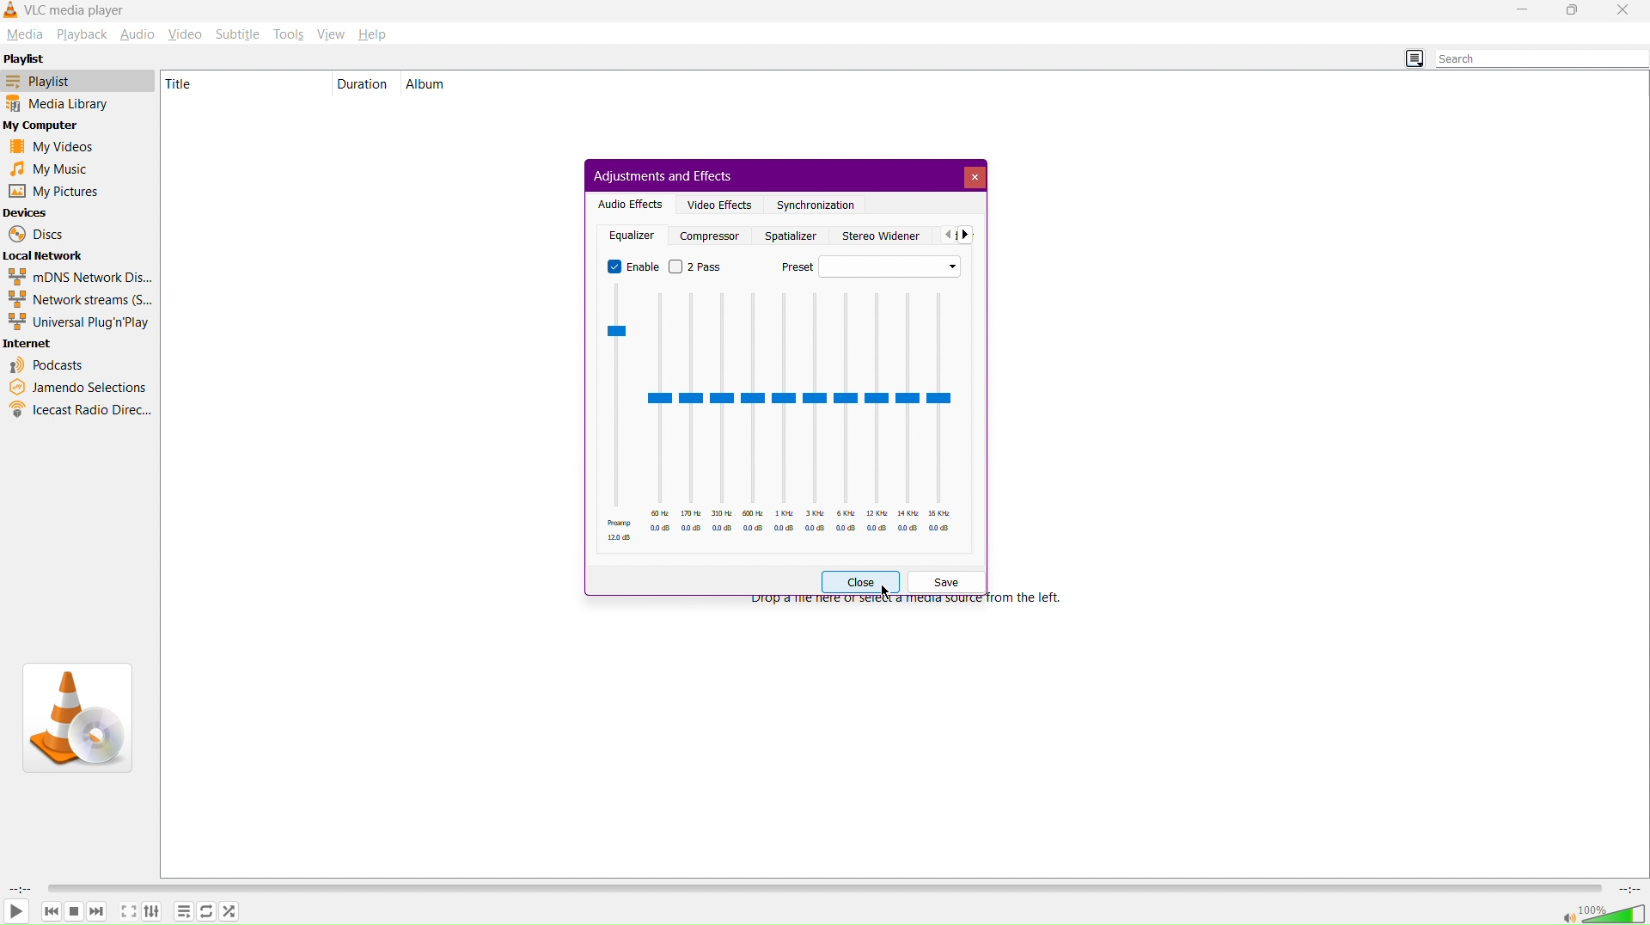 The width and height of the screenshot is (1650, 925). What do you see at coordinates (1542, 58) in the screenshot?
I see `Search bar` at bounding box center [1542, 58].